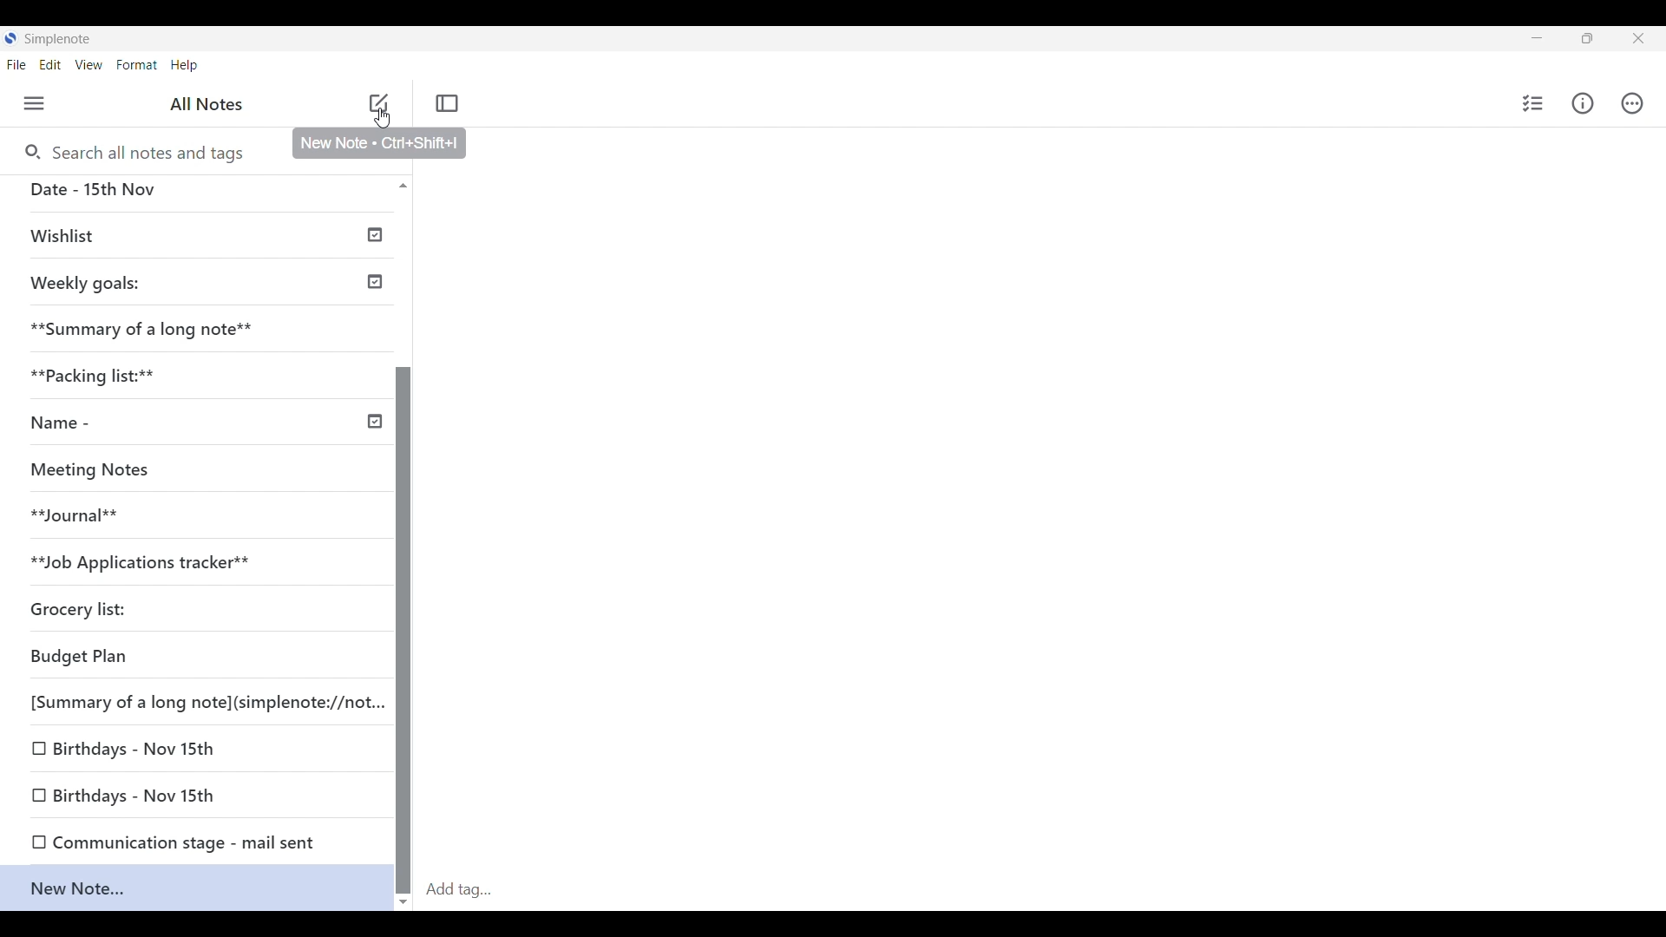 The image size is (1666, 937). Describe the element at coordinates (82, 610) in the screenshot. I see `Grocery list:` at that location.